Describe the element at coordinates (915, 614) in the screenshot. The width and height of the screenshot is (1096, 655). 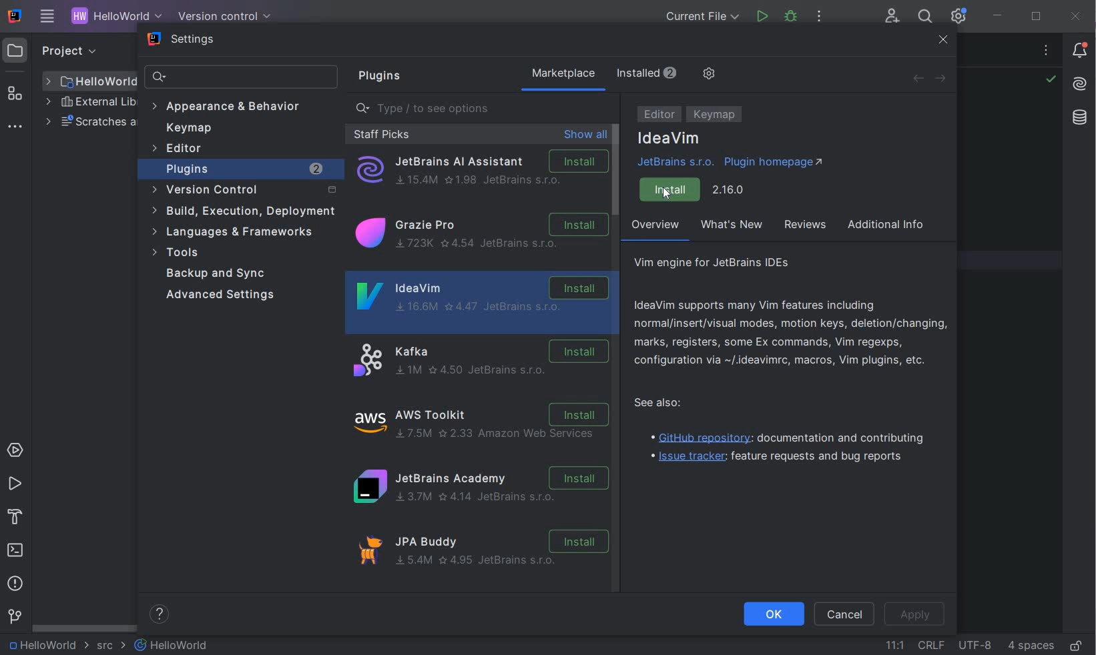
I see `APPLY` at that location.